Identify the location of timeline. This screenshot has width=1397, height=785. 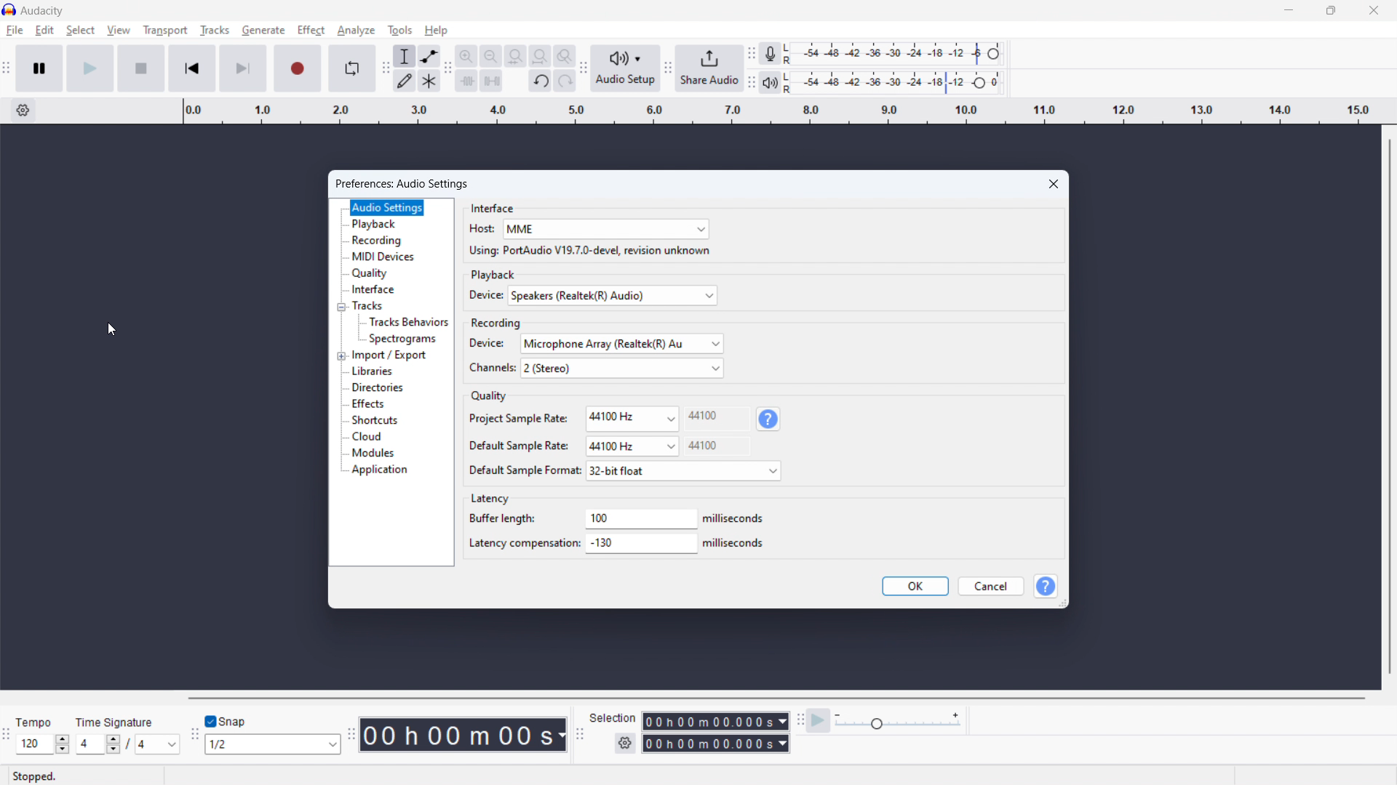
(780, 110).